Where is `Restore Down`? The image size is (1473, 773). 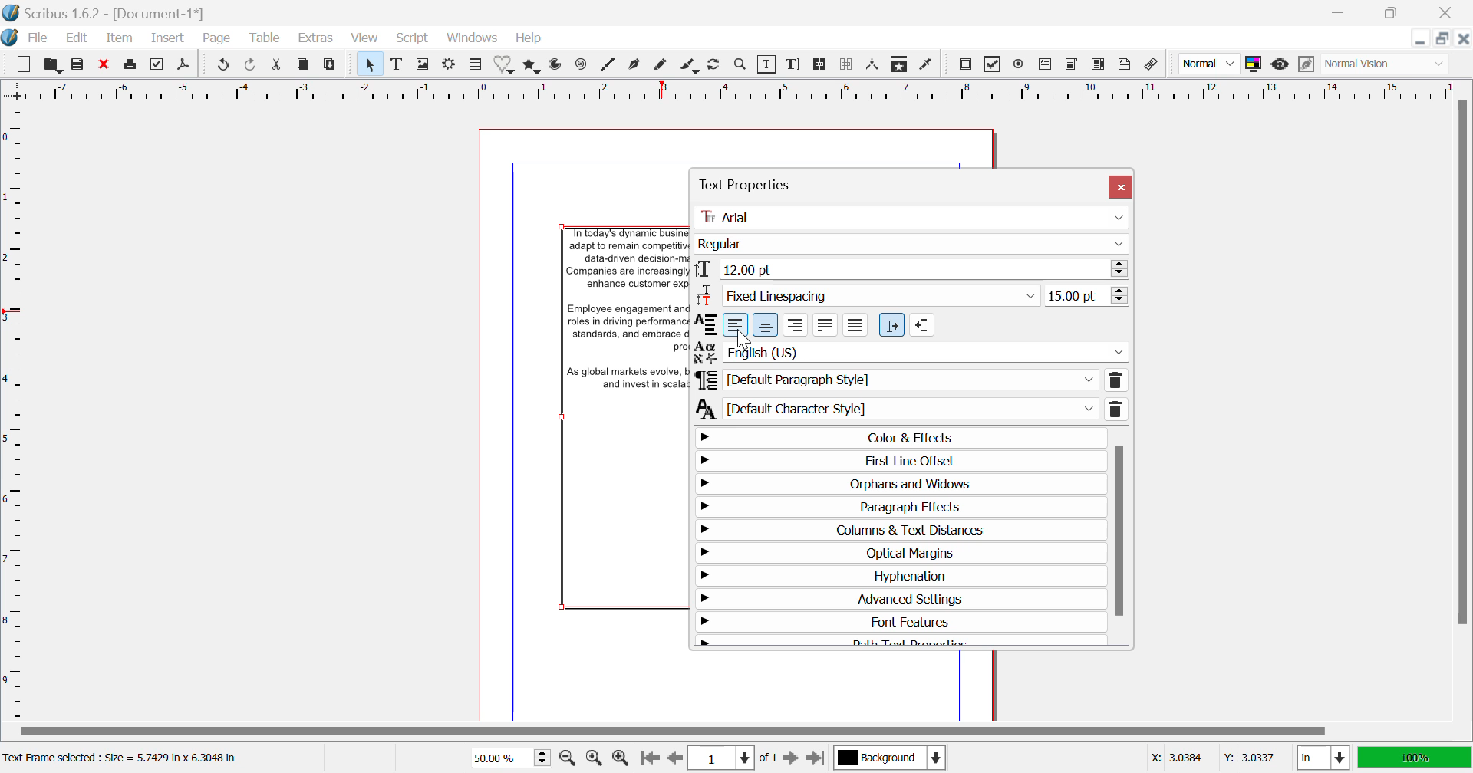 Restore Down is located at coordinates (1421, 38).